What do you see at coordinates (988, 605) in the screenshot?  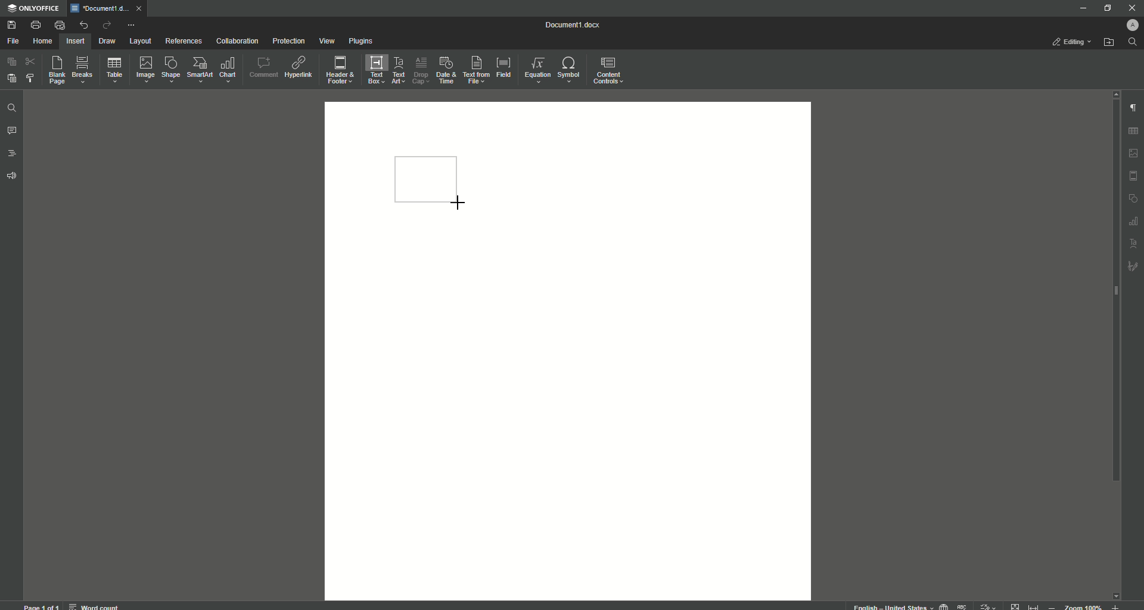 I see `track changes` at bounding box center [988, 605].